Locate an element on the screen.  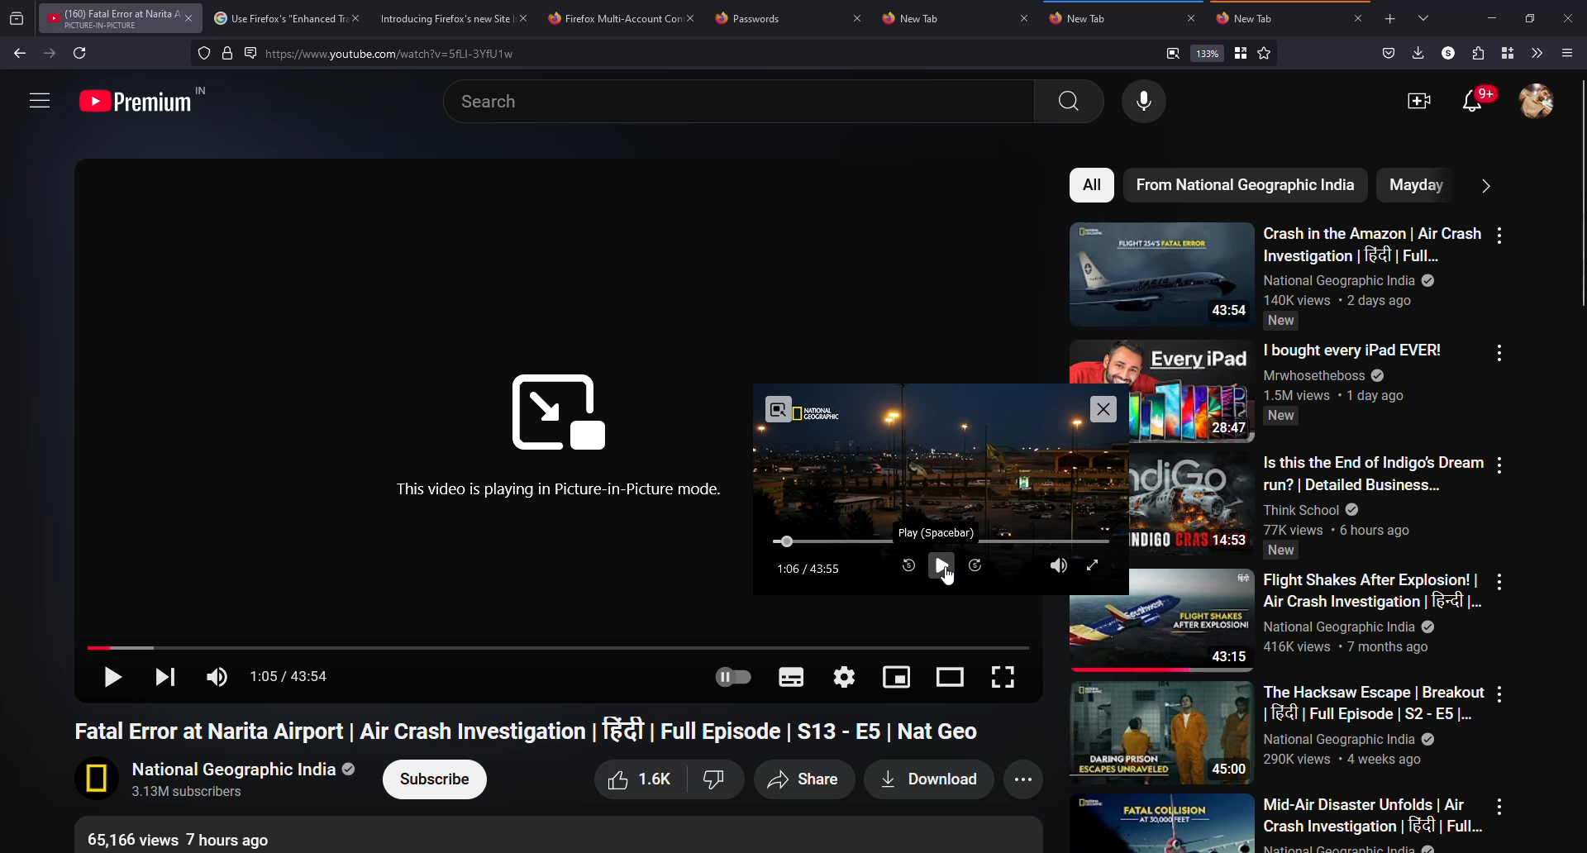
move is located at coordinates (787, 541).